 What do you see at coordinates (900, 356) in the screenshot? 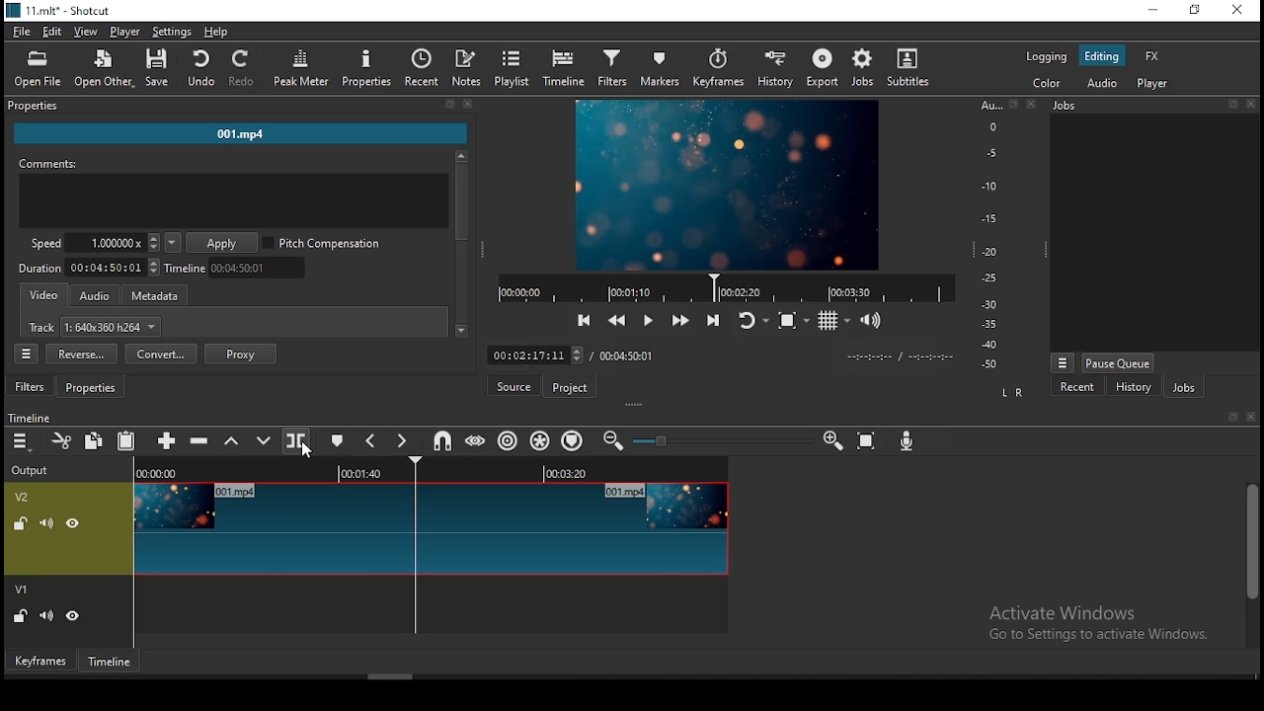
I see `TIME` at bounding box center [900, 356].